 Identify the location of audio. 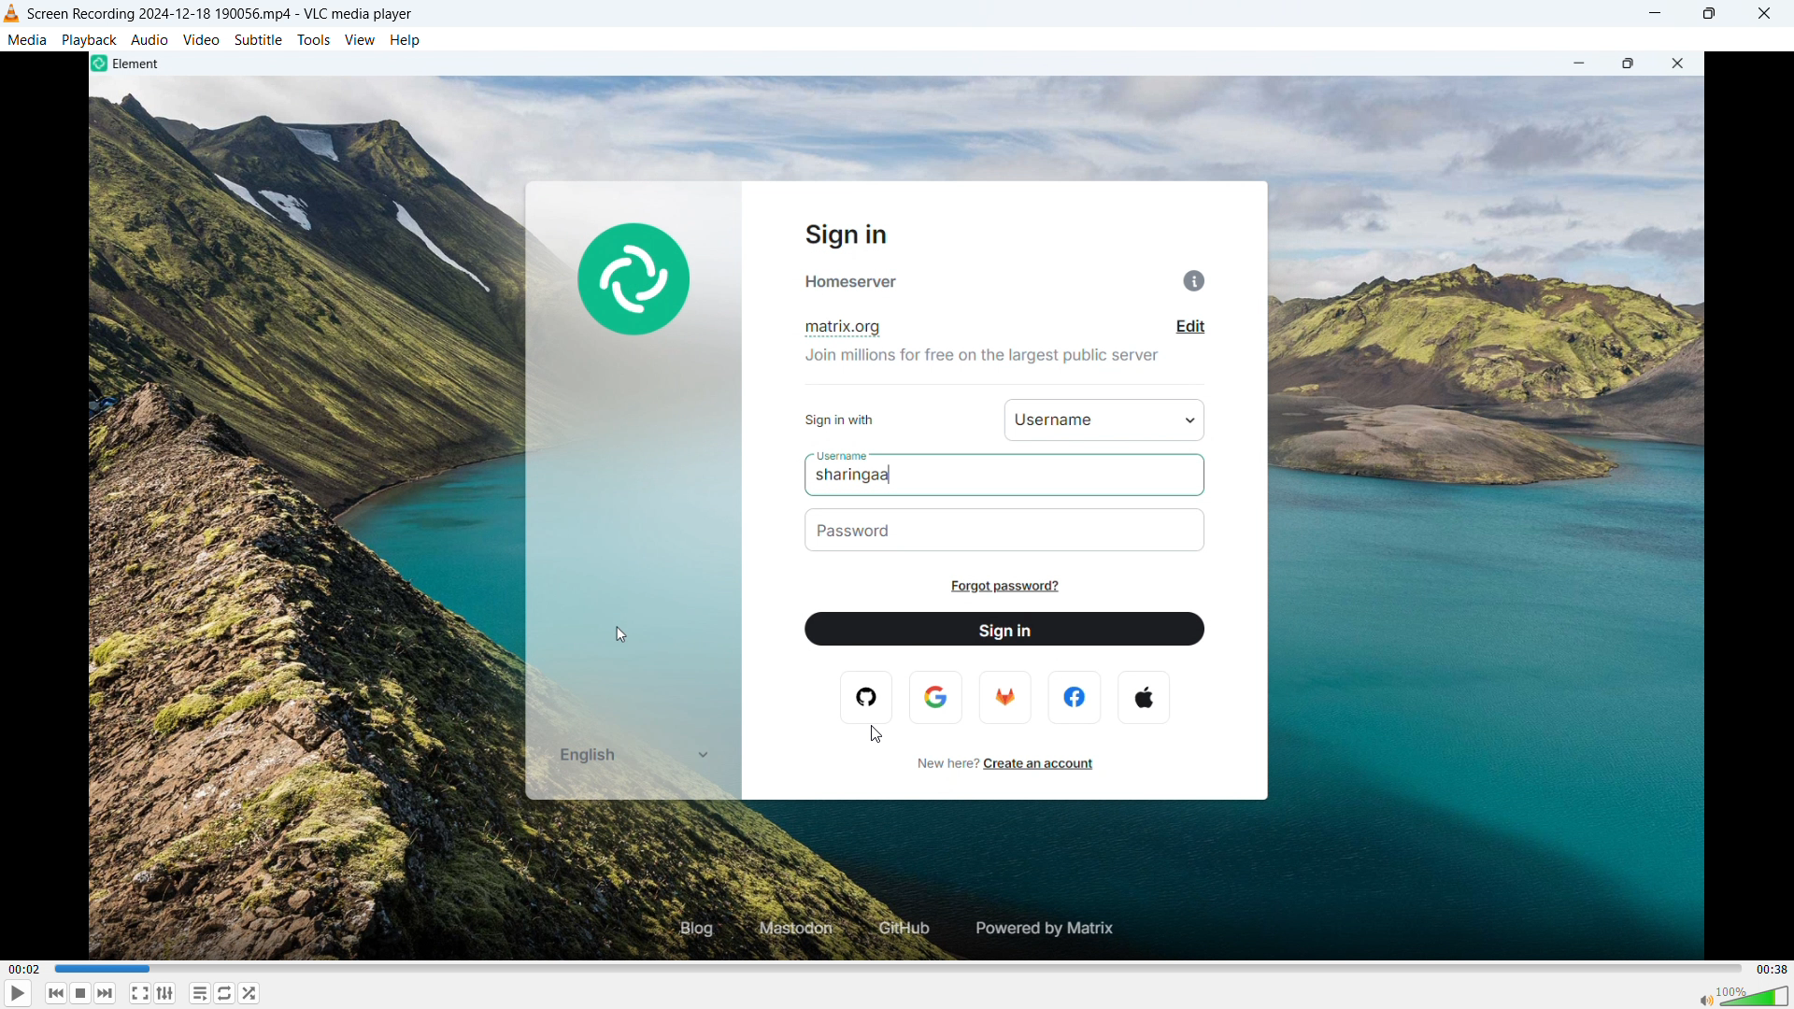
(150, 38).